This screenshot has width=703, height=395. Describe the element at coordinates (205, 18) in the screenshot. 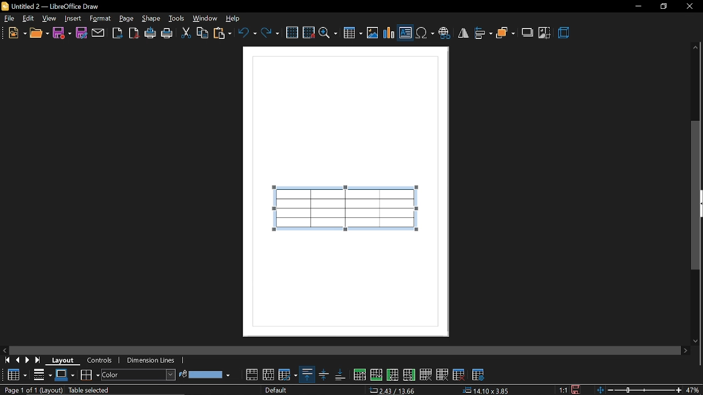

I see `window` at that location.